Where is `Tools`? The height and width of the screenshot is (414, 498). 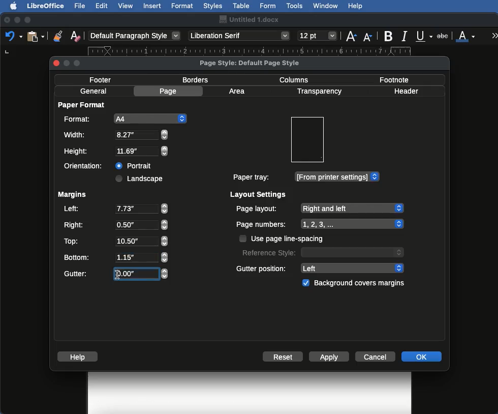
Tools is located at coordinates (295, 6).